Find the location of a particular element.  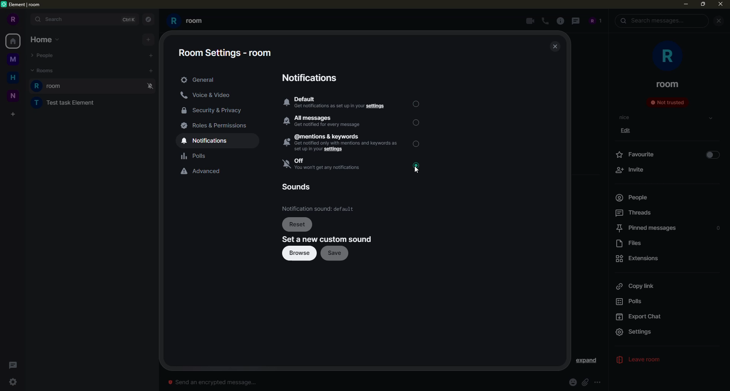

not trusted is located at coordinates (667, 102).